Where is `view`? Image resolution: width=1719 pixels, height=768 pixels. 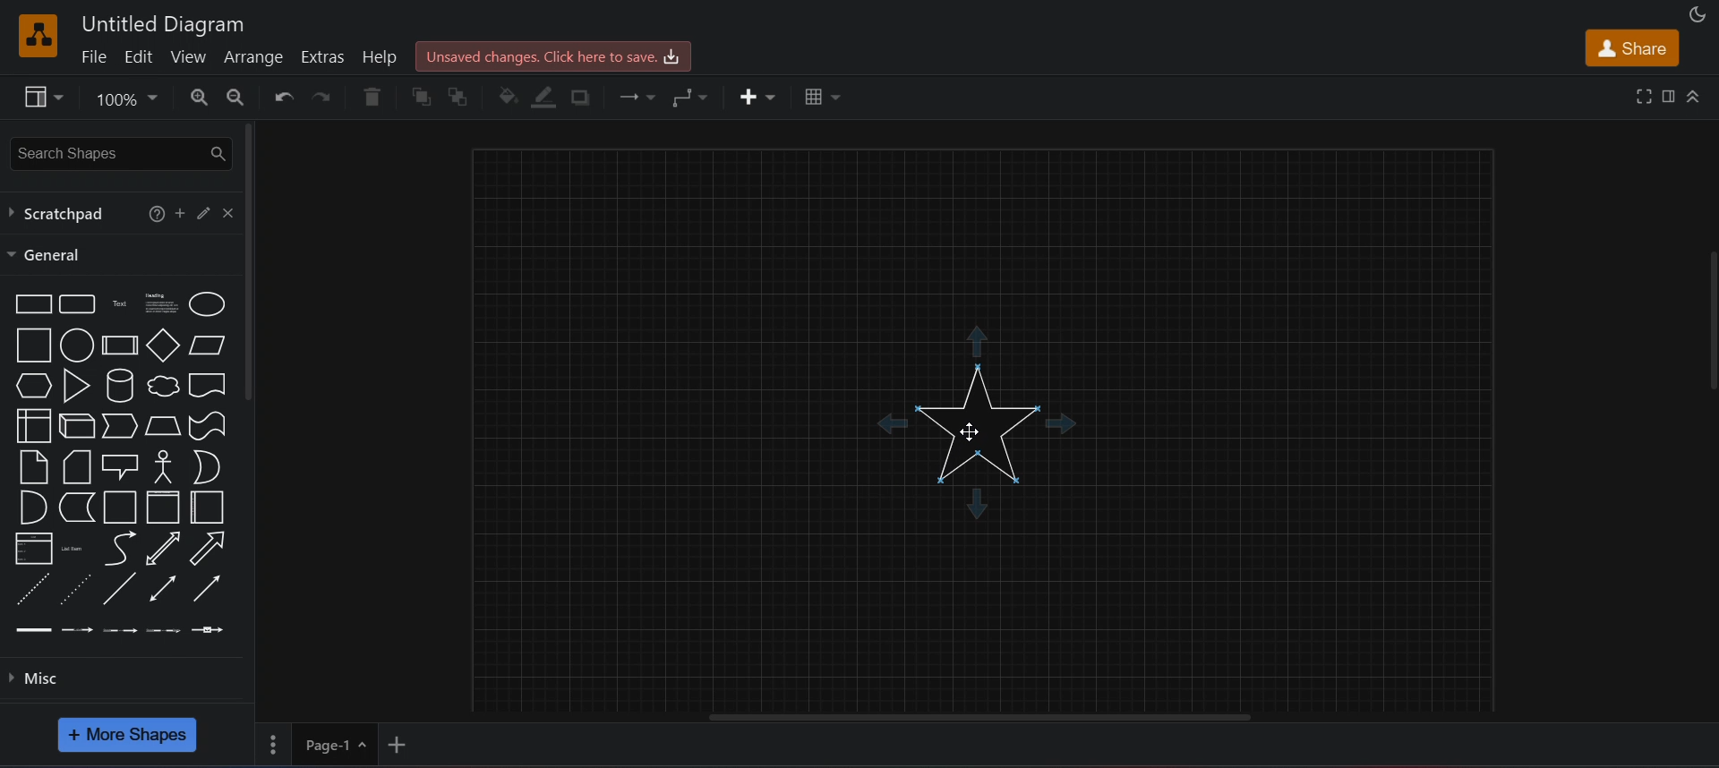 view is located at coordinates (194, 55).